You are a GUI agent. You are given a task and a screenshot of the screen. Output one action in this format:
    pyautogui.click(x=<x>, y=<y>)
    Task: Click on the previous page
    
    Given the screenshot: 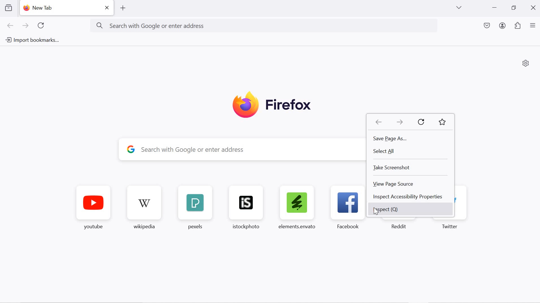 What is the action you would take?
    pyautogui.click(x=11, y=26)
    